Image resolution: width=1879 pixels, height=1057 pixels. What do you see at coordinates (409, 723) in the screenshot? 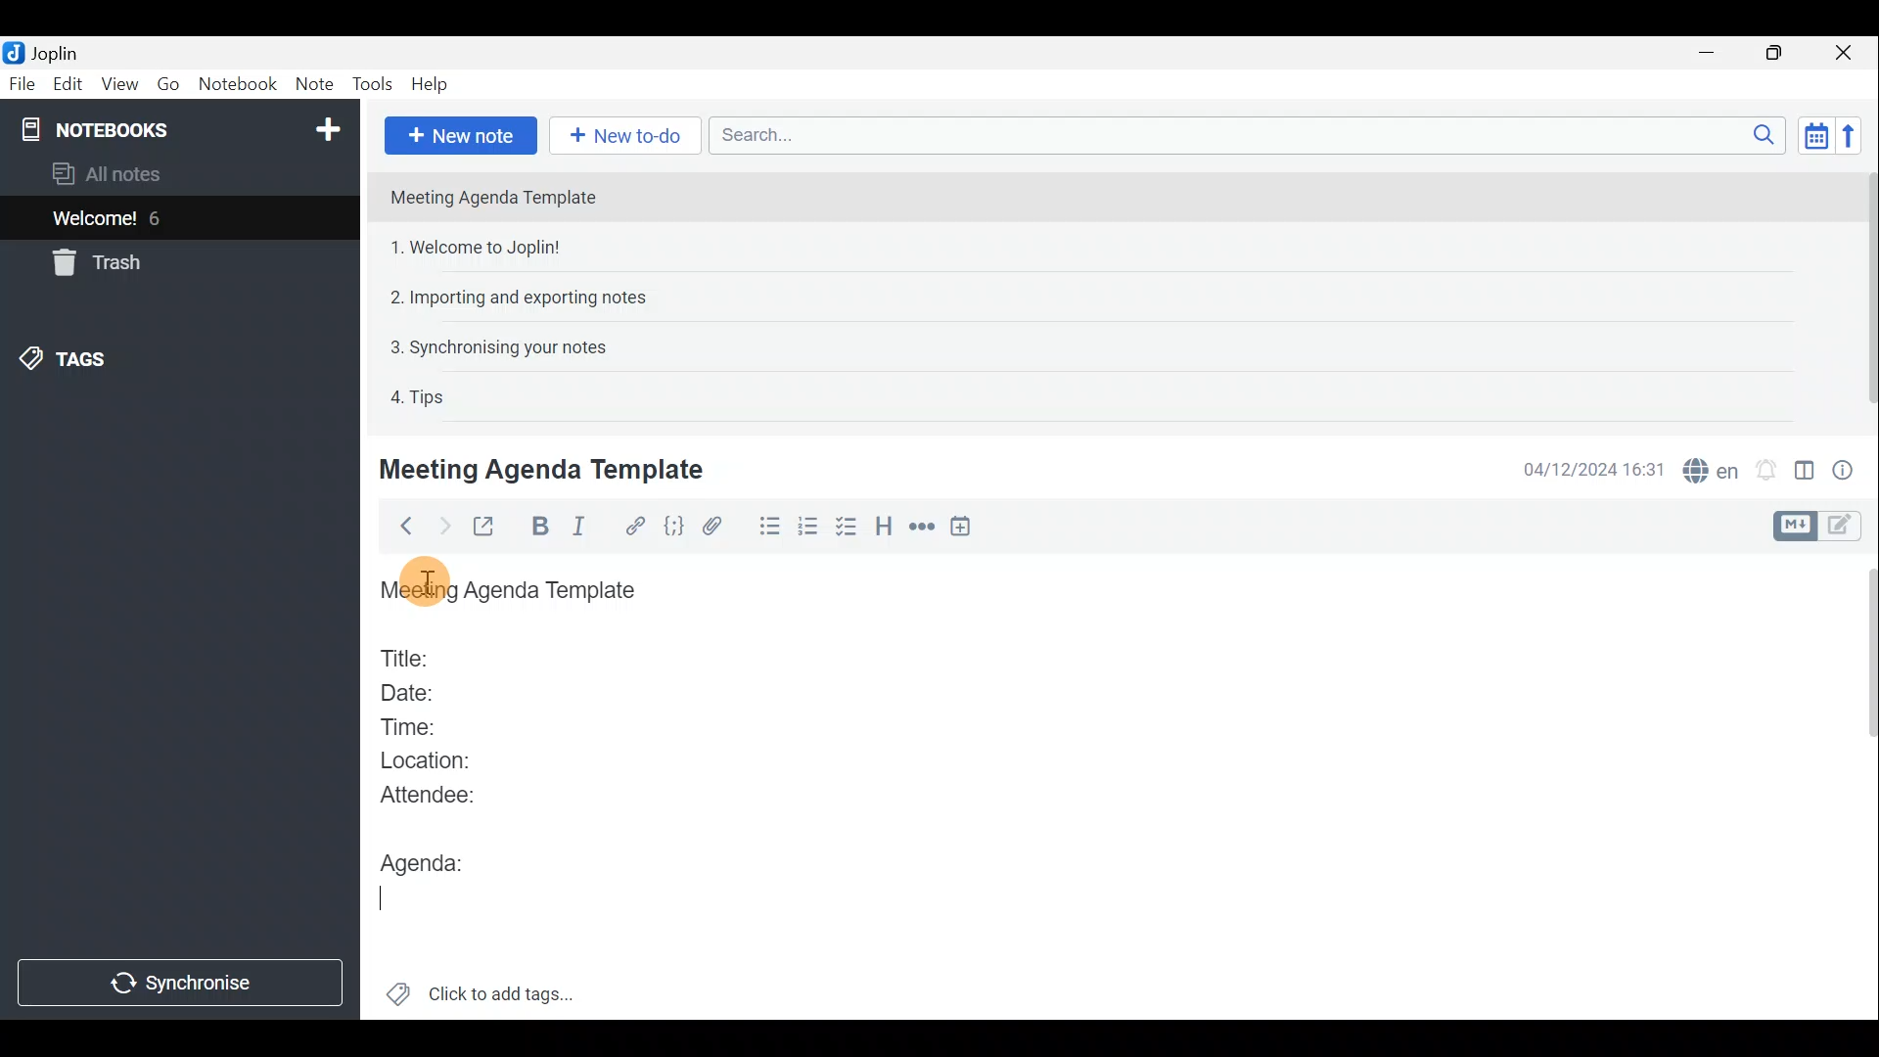
I see `Time:` at bounding box center [409, 723].